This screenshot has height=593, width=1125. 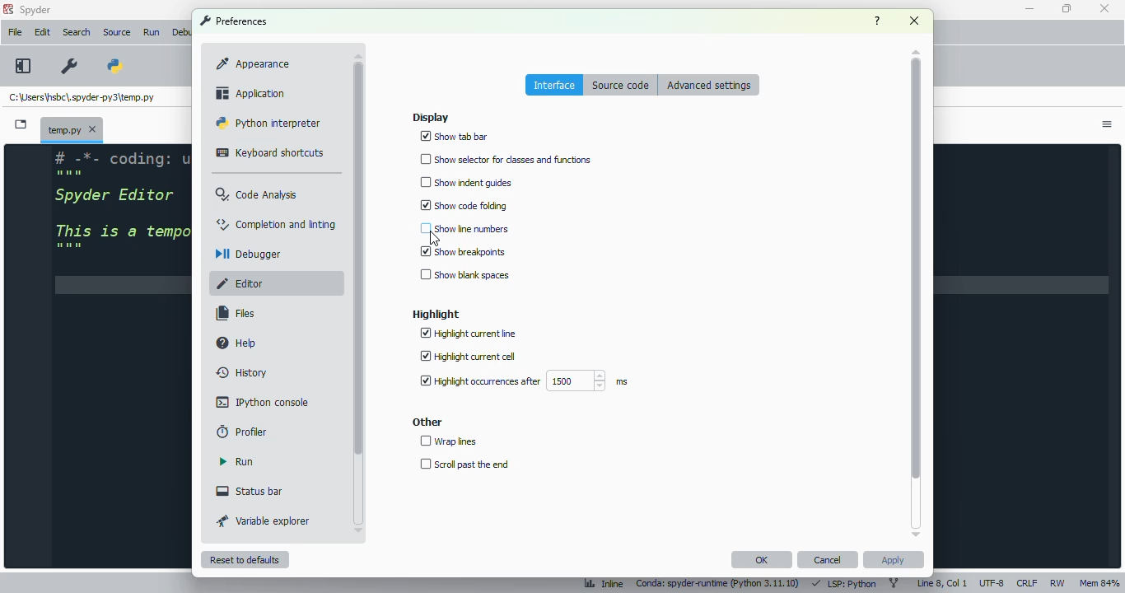 I want to click on OK, so click(x=762, y=560).